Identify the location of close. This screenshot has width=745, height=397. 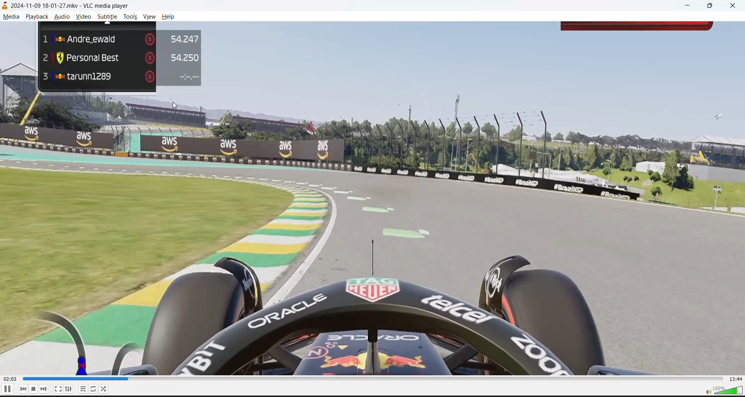
(731, 7).